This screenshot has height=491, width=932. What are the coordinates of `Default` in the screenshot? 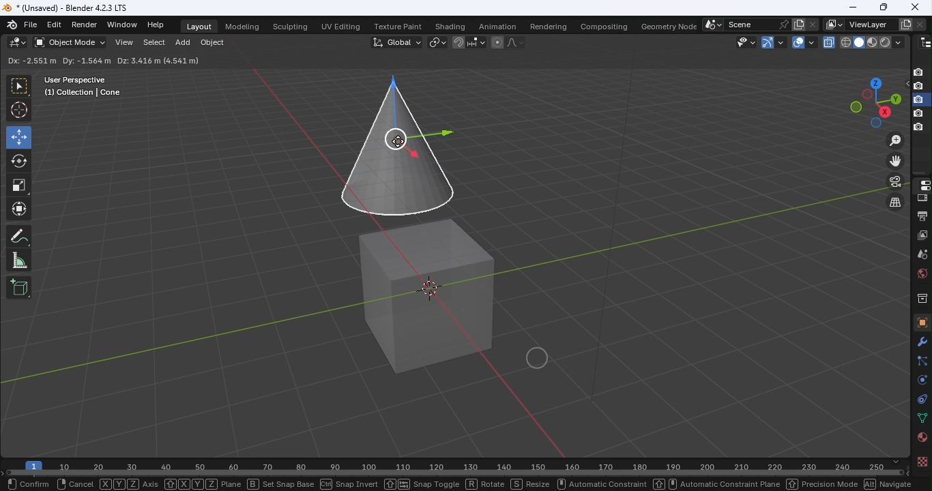 It's located at (86, 60).